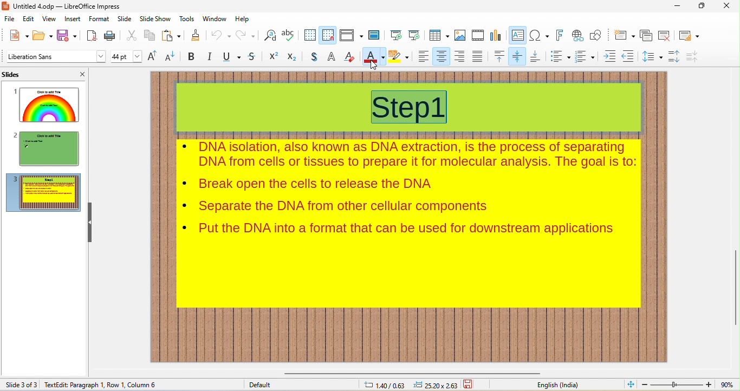 The width and height of the screenshot is (740, 391). I want to click on chart, so click(496, 36).